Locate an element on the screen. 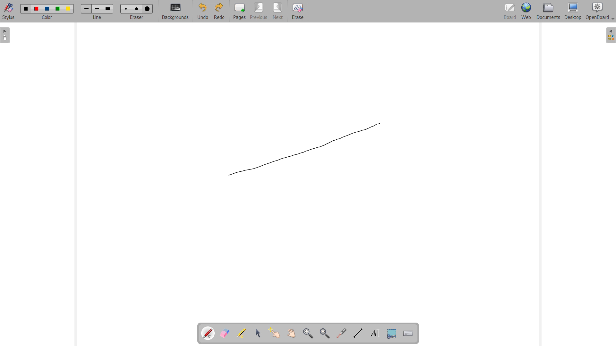 Image resolution: width=616 pixels, height=346 pixels. Eraser size is located at coordinates (147, 9).